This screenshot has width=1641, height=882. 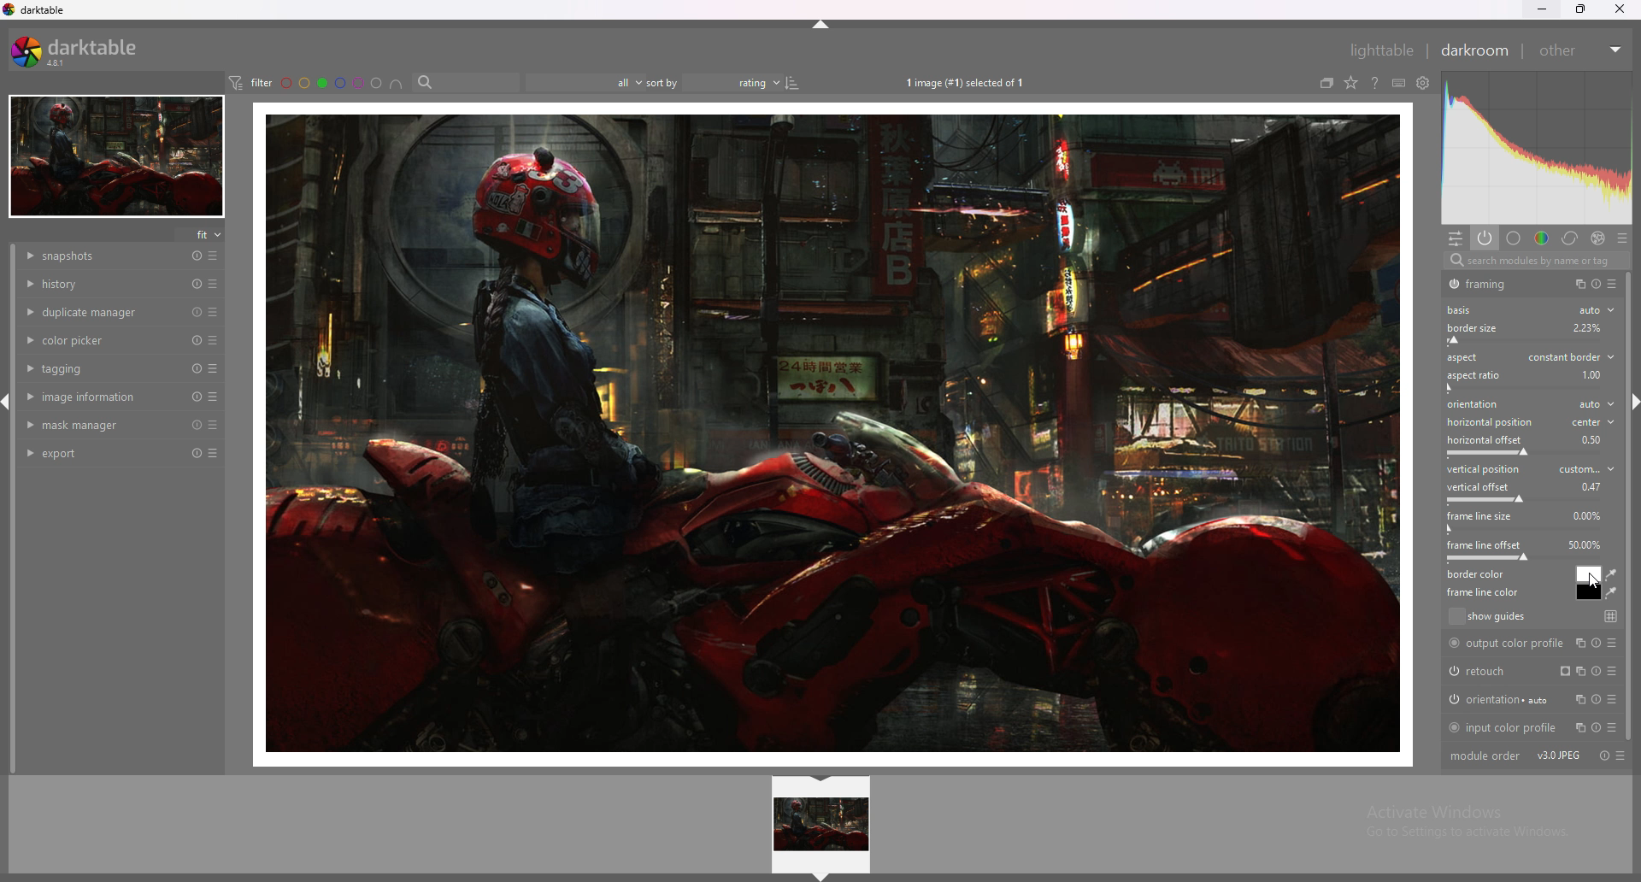 I want to click on snapshots, so click(x=104, y=257).